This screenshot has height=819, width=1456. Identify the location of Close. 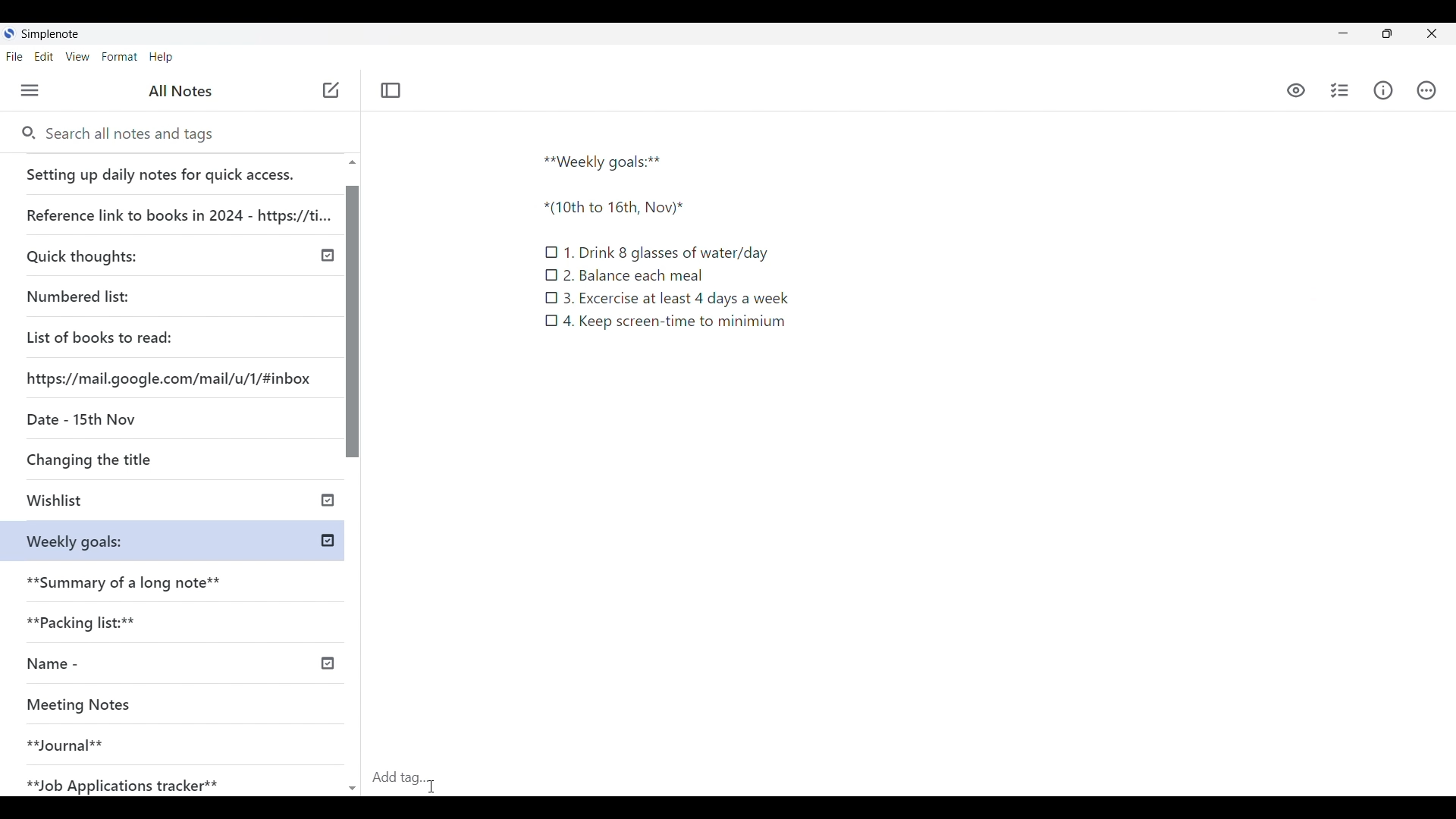
(1432, 33).